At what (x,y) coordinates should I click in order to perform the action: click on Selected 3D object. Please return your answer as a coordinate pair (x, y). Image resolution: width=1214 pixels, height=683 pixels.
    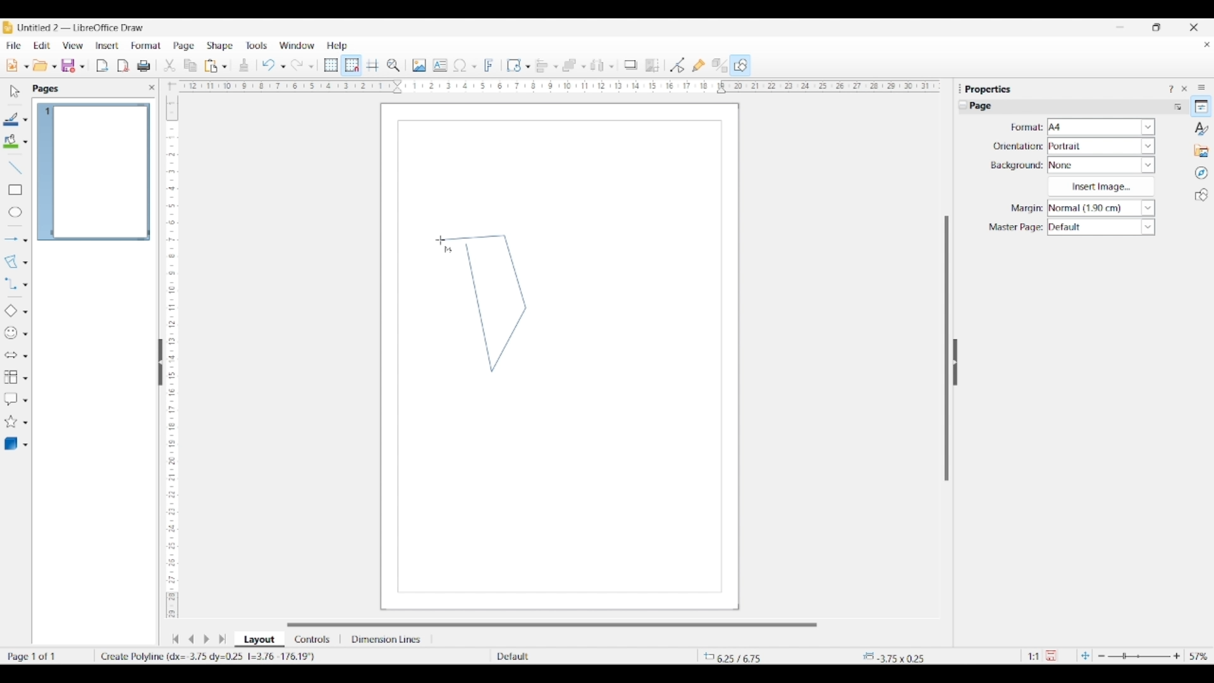
    Looking at the image, I should click on (11, 444).